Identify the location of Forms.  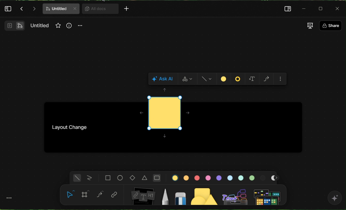
(266, 79).